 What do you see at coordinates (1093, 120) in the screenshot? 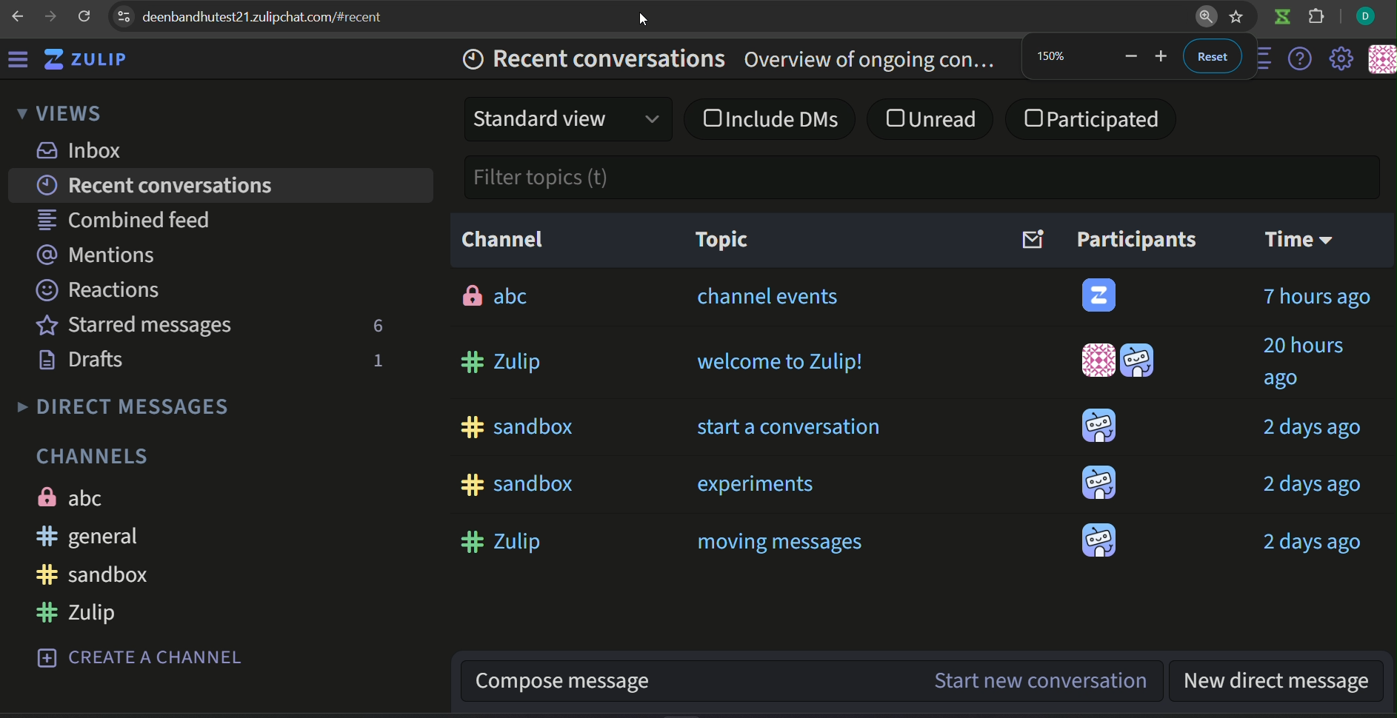
I see `Participated` at bounding box center [1093, 120].